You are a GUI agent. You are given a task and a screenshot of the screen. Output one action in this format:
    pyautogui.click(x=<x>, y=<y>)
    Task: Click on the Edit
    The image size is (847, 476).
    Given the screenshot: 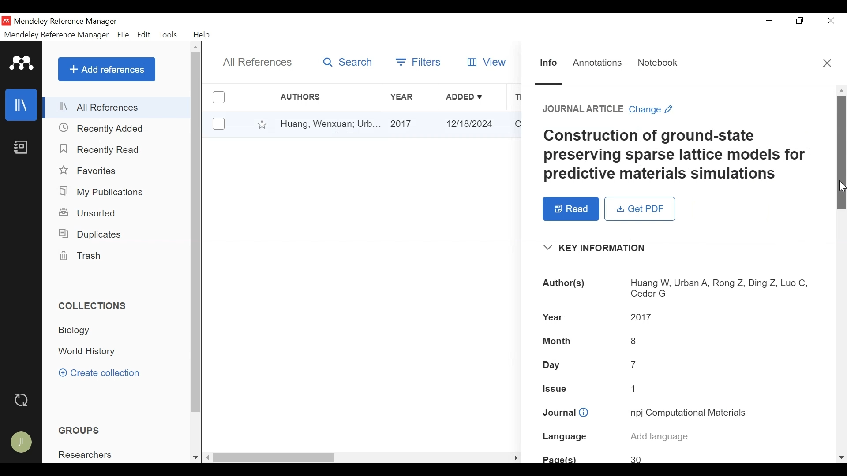 What is the action you would take?
    pyautogui.click(x=144, y=35)
    